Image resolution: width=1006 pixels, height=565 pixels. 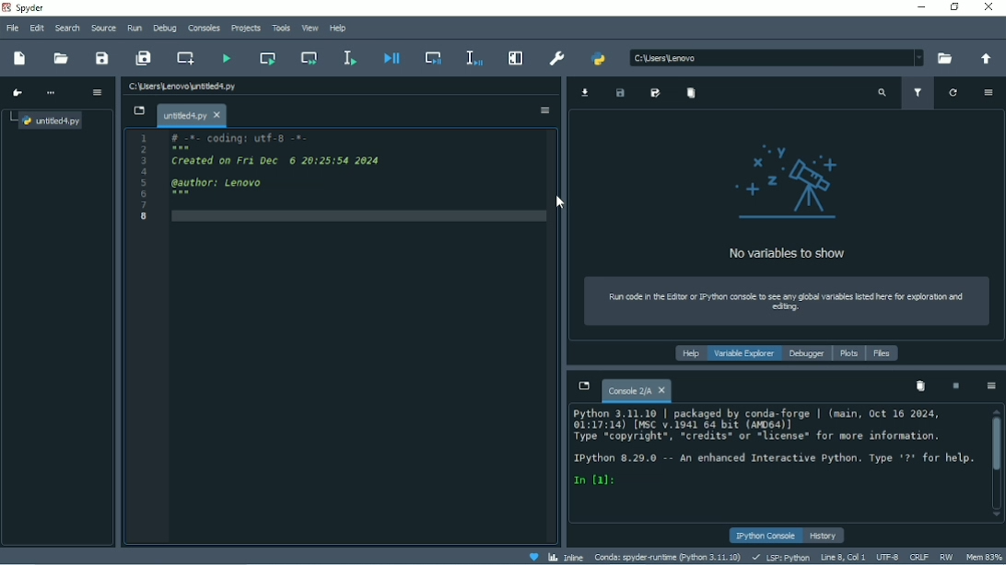 I want to click on Browse a working directory, so click(x=944, y=58).